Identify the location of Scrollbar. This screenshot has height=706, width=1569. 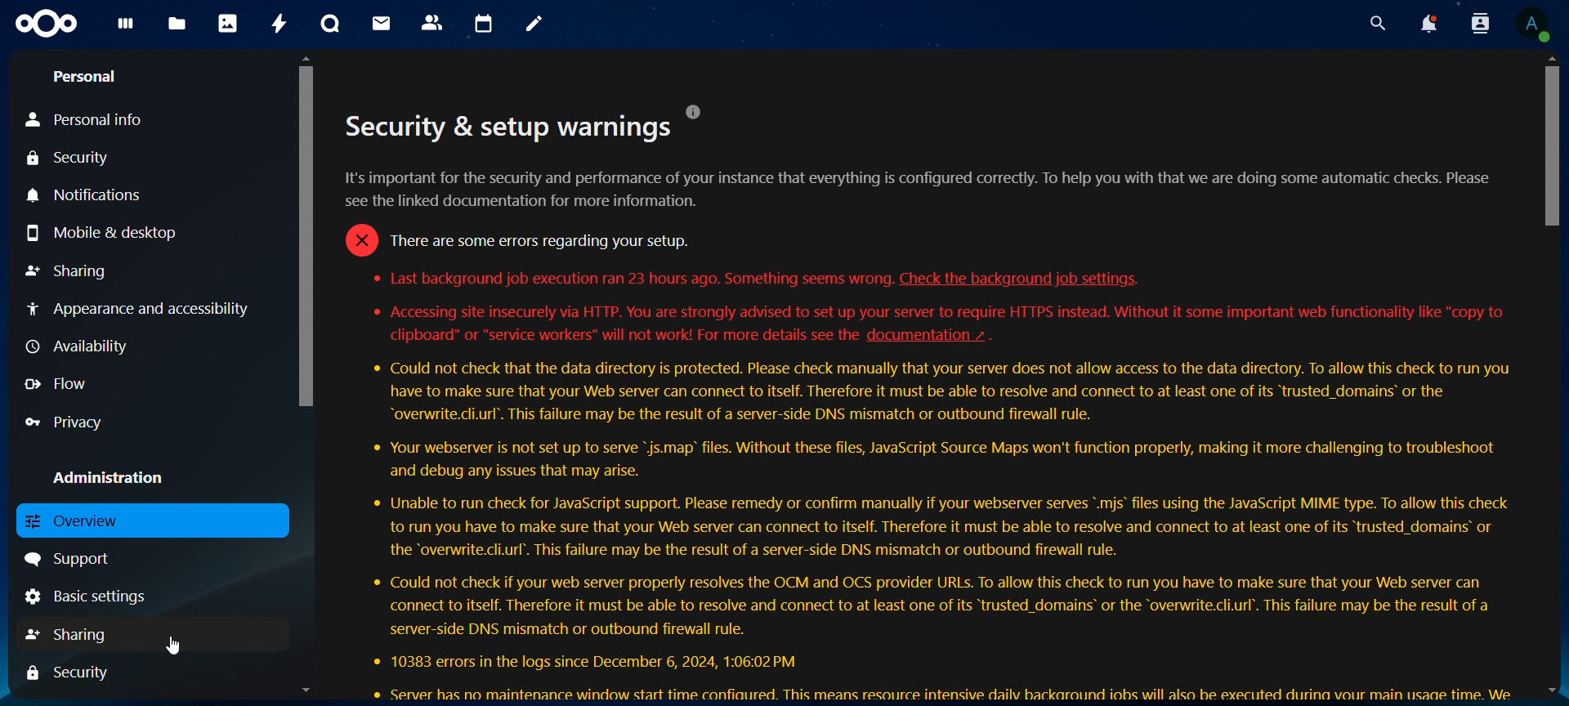
(1552, 377).